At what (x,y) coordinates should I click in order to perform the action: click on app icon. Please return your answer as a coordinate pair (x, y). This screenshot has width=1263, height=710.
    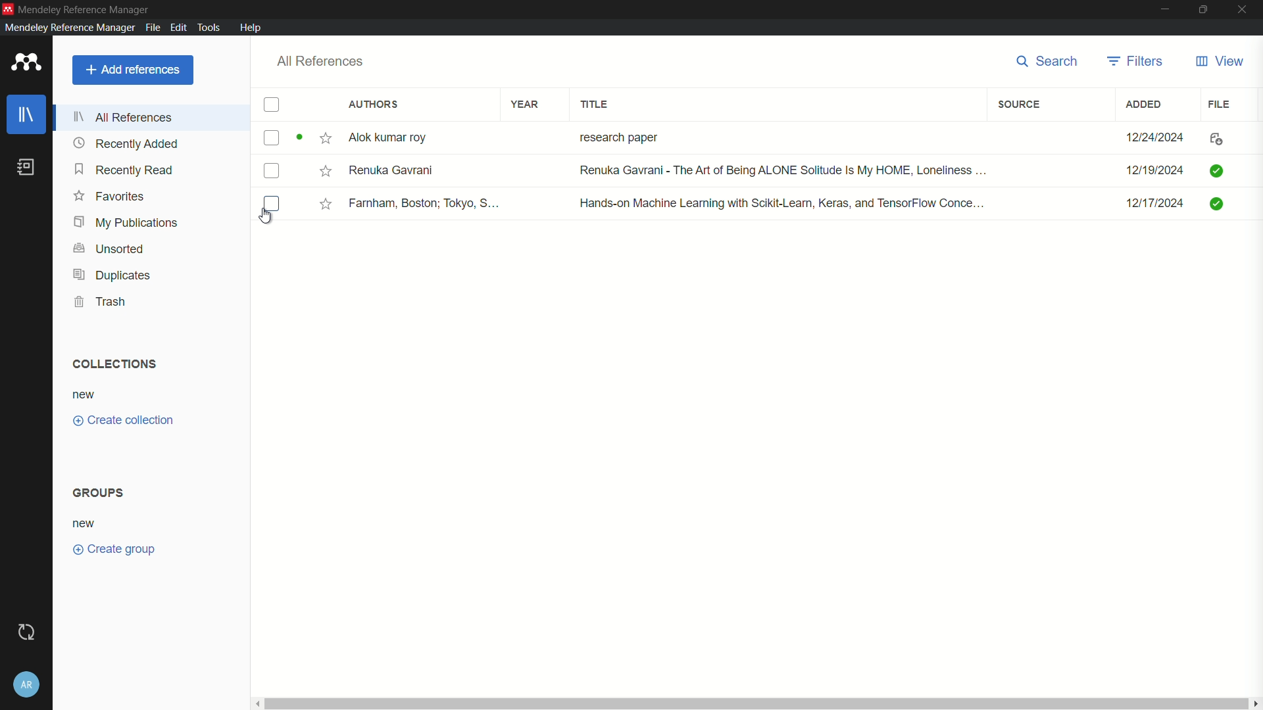
    Looking at the image, I should click on (8, 8).